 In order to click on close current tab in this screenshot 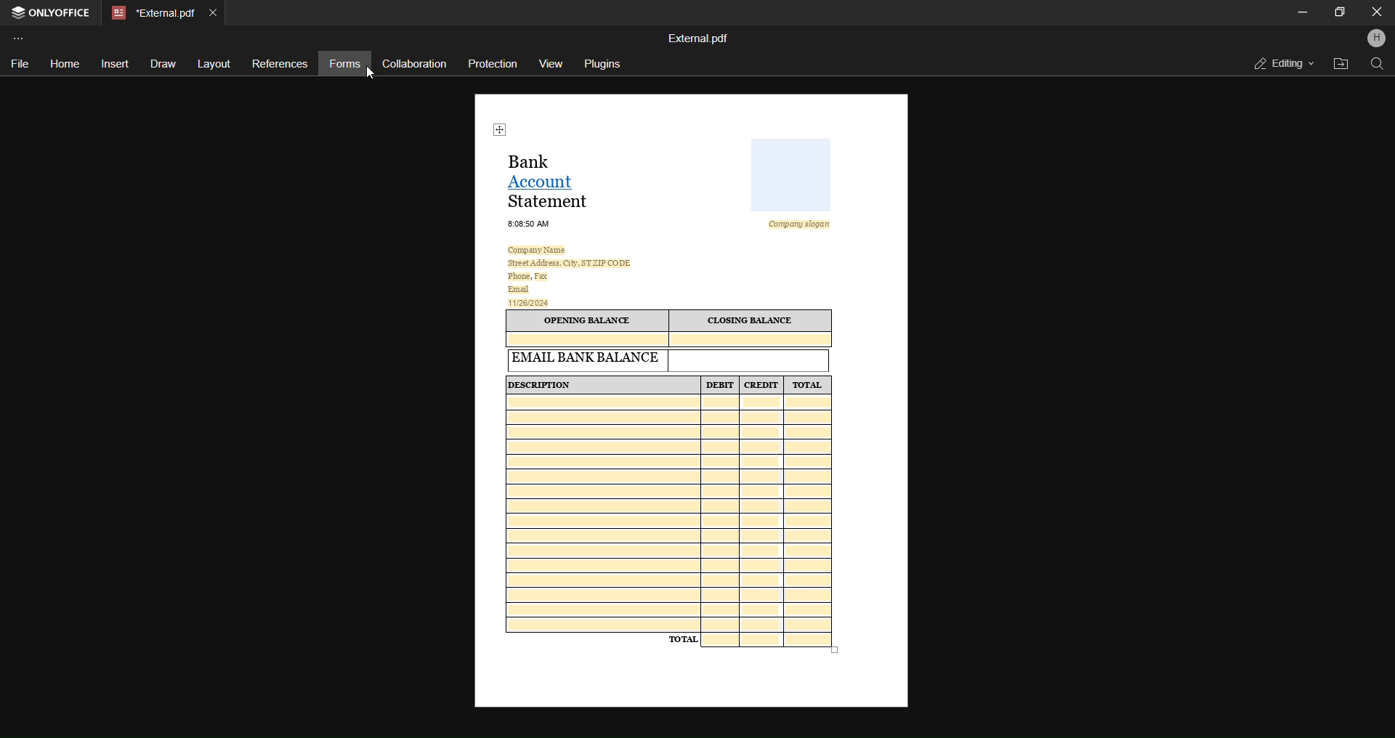, I will do `click(212, 11)`.